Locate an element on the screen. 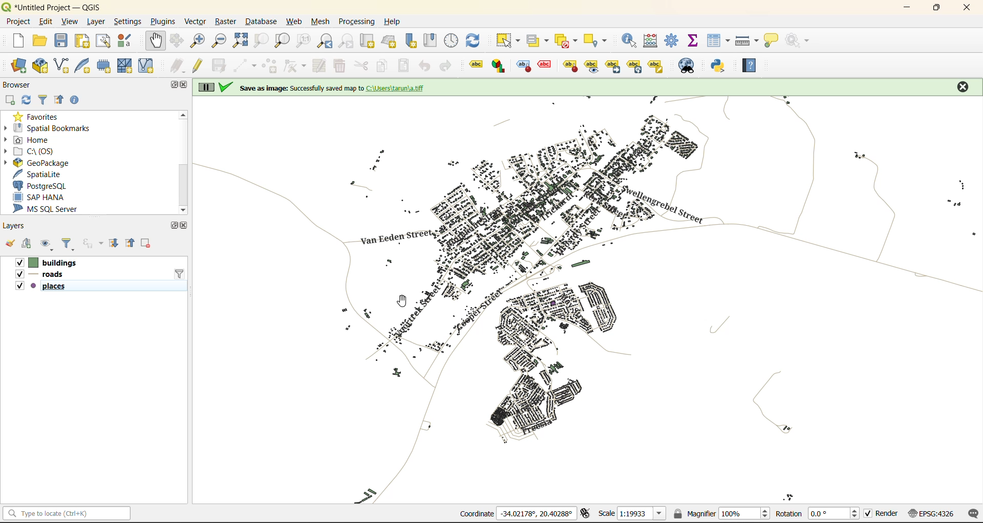 This screenshot has height=523, width=983. magnifier is located at coordinates (721, 512).